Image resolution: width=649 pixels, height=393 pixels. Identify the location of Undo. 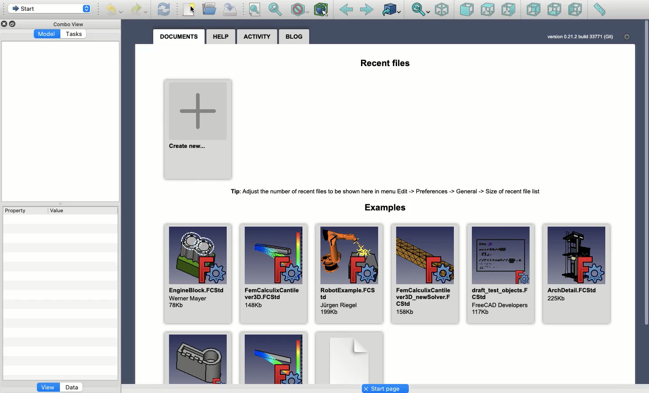
(113, 10).